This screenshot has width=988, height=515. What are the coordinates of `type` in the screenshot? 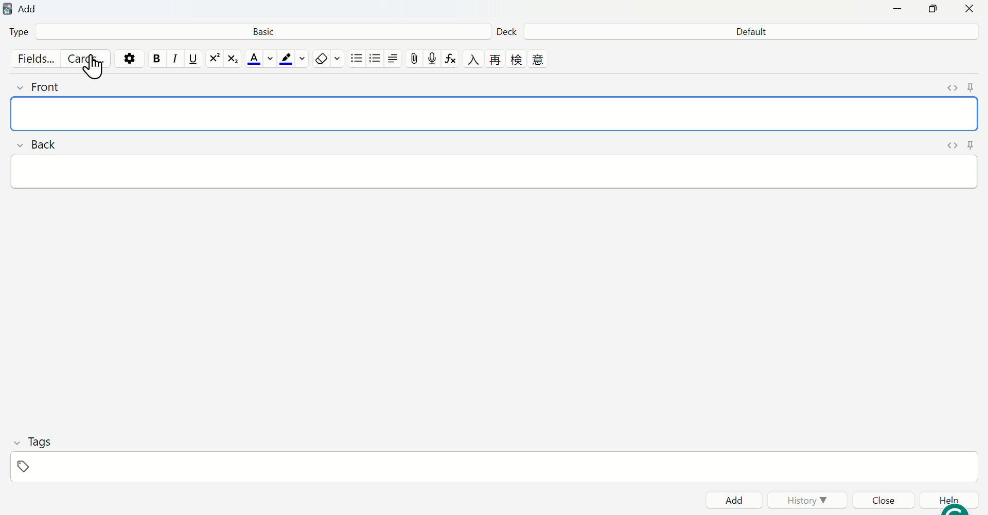 It's located at (19, 32).